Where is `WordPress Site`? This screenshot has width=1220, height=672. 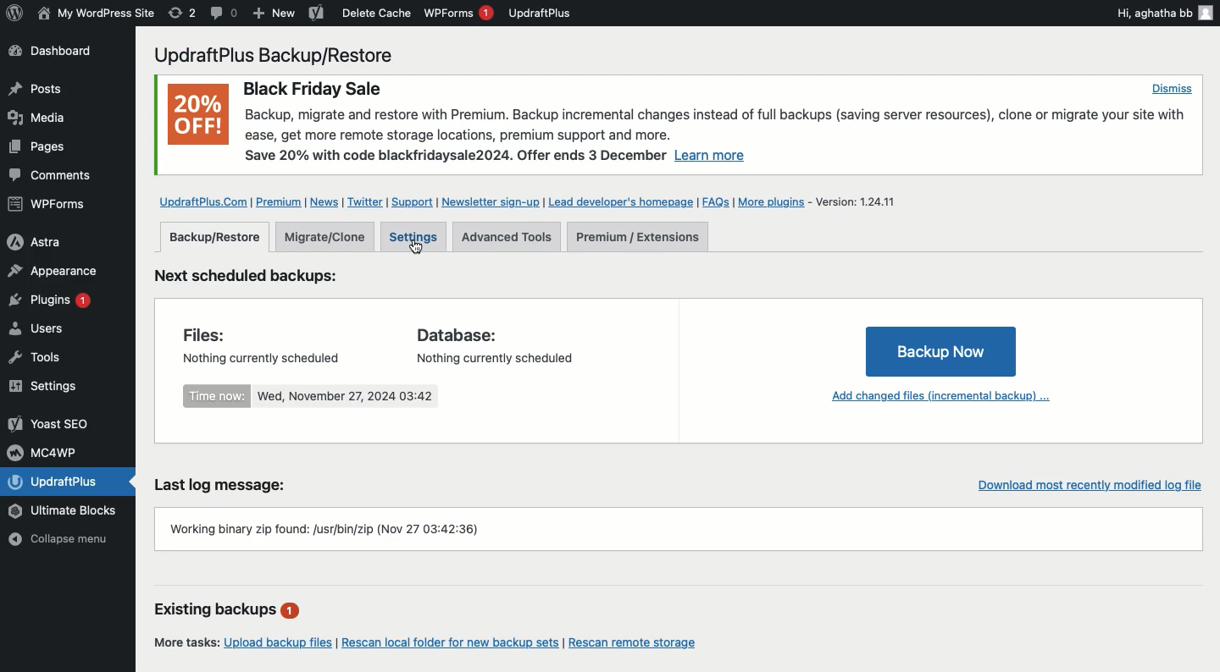
WordPress Site is located at coordinates (94, 14).